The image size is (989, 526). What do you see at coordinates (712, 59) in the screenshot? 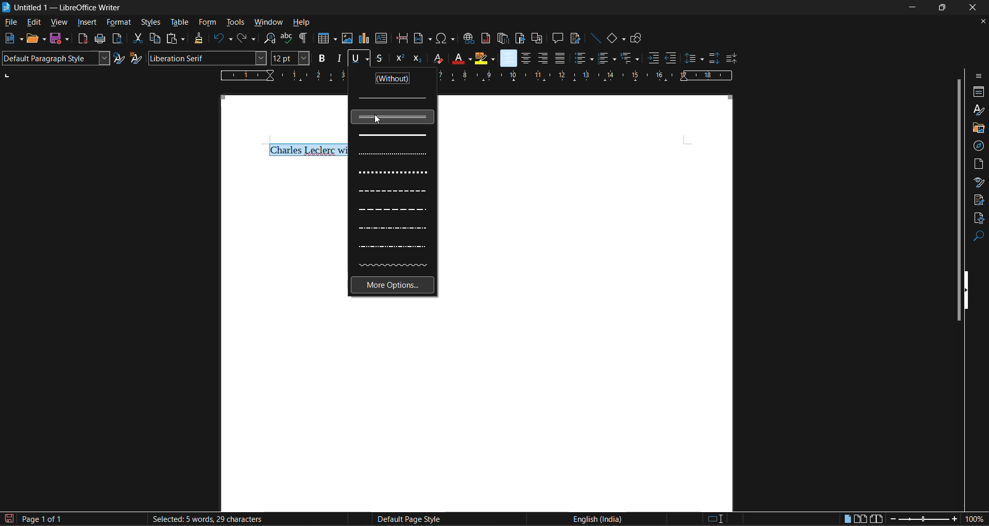
I see `increase paragraph spacing` at bounding box center [712, 59].